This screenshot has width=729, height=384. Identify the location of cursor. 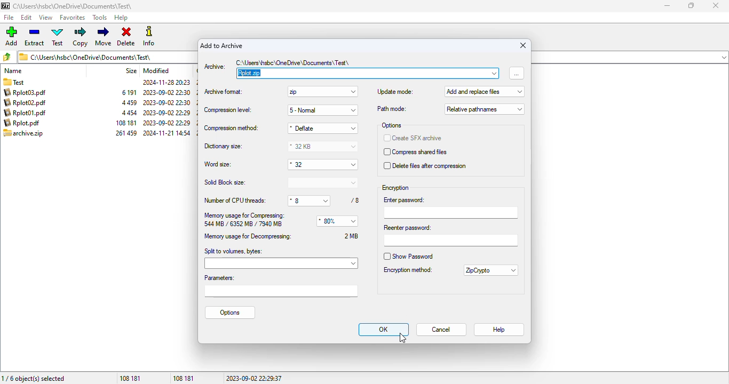
(402, 338).